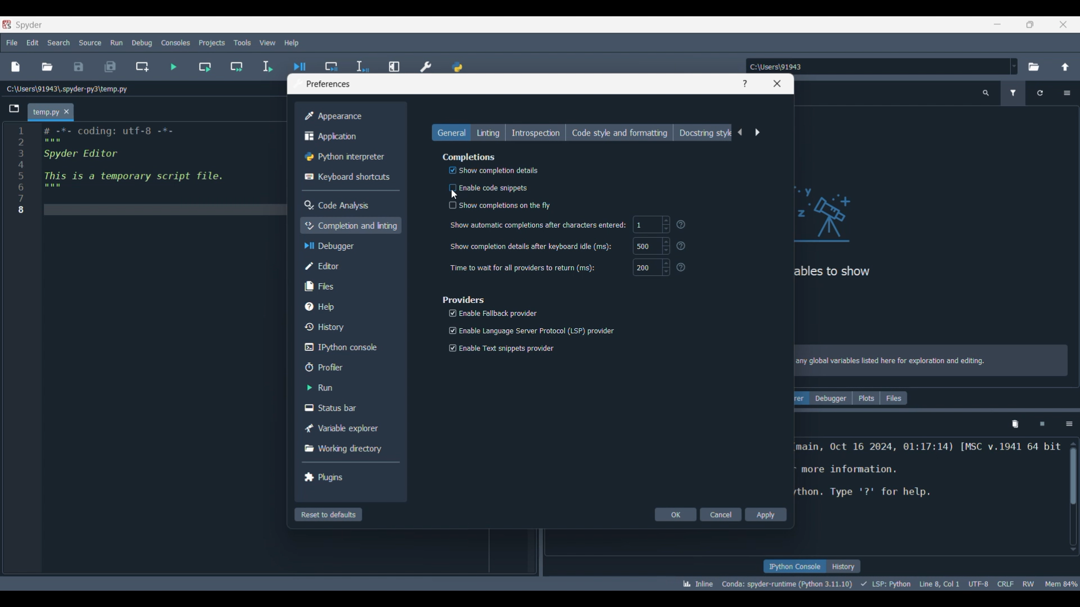 This screenshot has height=607, width=1080. I want to click on Interrupt kernel, so click(1042, 424).